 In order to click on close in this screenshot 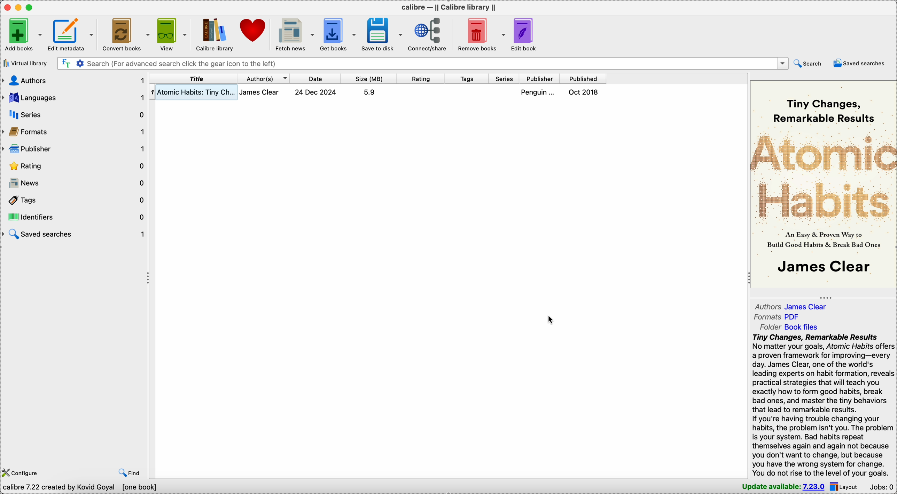, I will do `click(7, 7)`.